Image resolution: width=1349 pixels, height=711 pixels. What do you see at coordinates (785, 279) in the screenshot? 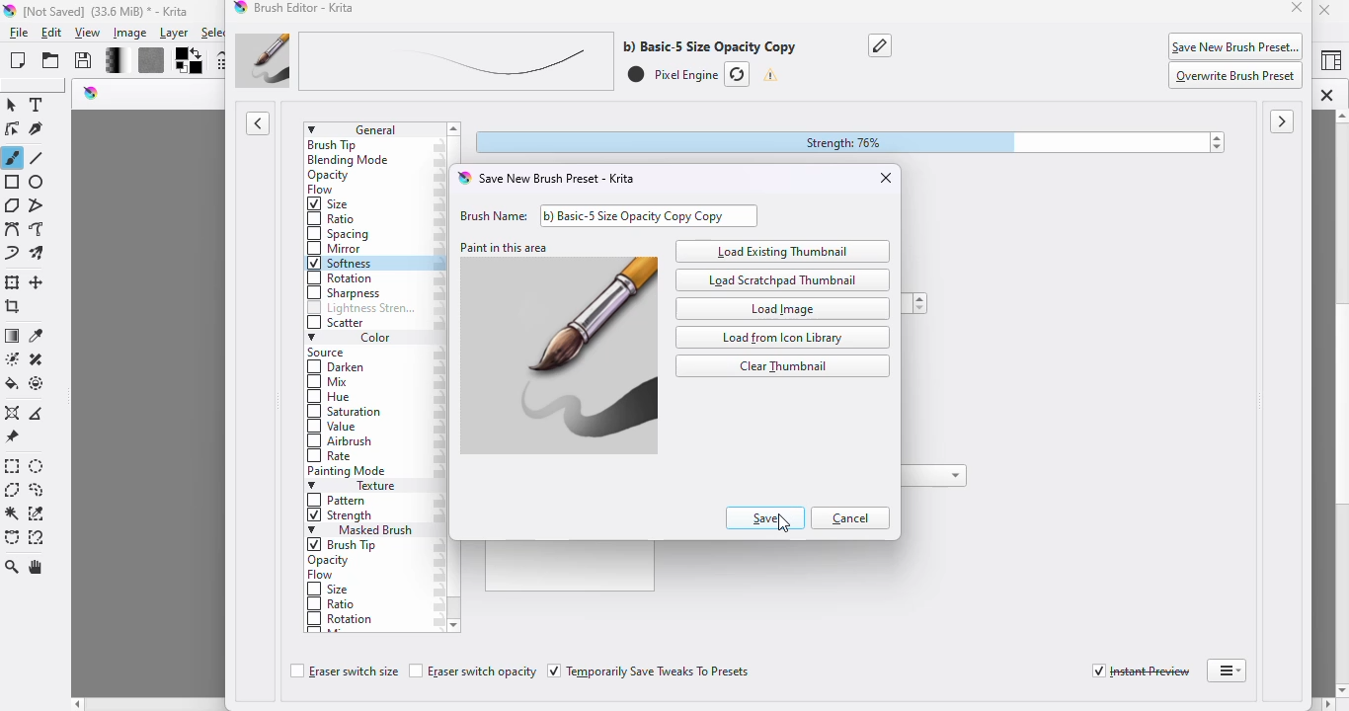
I see `load scratchpad thumbnail` at bounding box center [785, 279].